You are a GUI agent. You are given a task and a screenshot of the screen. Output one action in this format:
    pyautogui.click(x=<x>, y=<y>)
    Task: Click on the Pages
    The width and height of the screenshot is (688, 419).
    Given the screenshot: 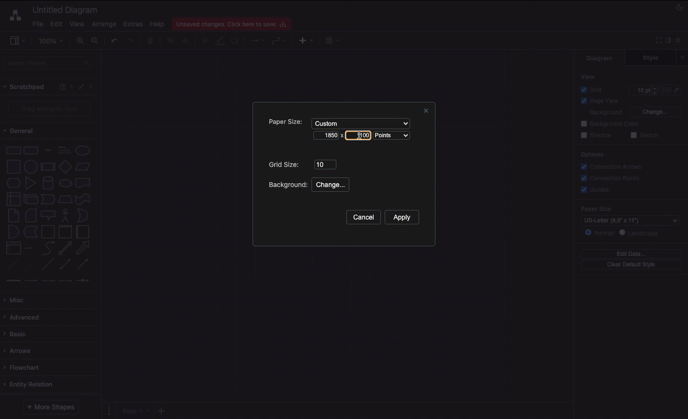 What is the action you would take?
    pyautogui.click(x=107, y=411)
    